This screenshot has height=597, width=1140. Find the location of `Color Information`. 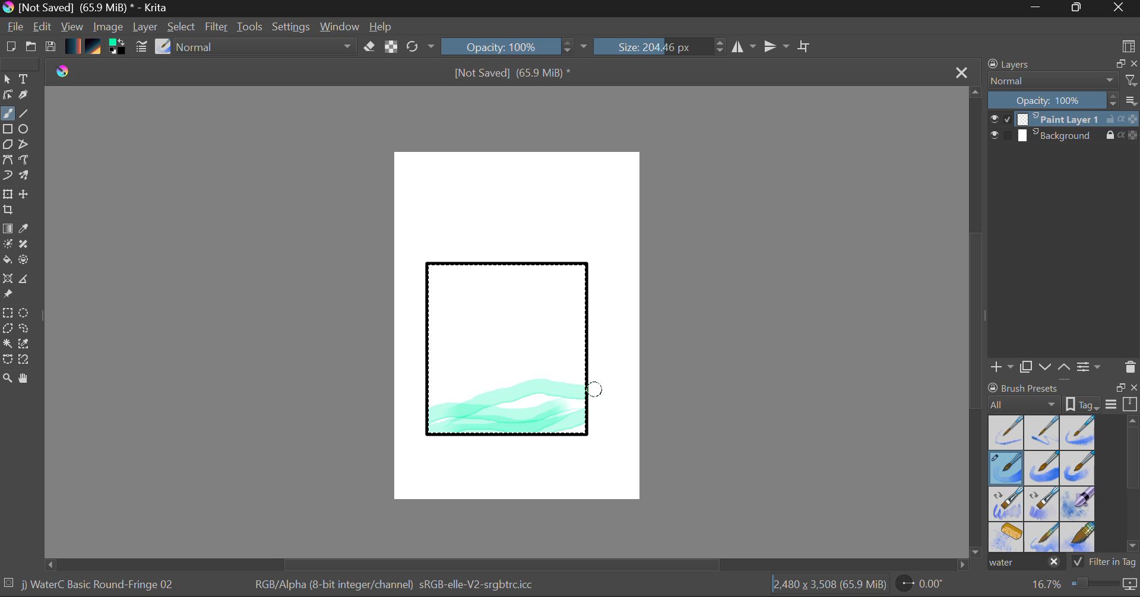

Color Information is located at coordinates (393, 586).